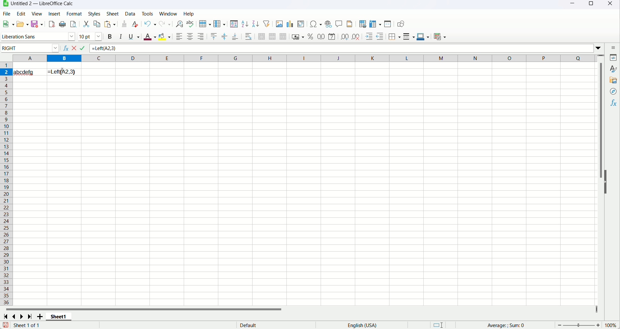  What do you see at coordinates (189, 14) in the screenshot?
I see `help` at bounding box center [189, 14].